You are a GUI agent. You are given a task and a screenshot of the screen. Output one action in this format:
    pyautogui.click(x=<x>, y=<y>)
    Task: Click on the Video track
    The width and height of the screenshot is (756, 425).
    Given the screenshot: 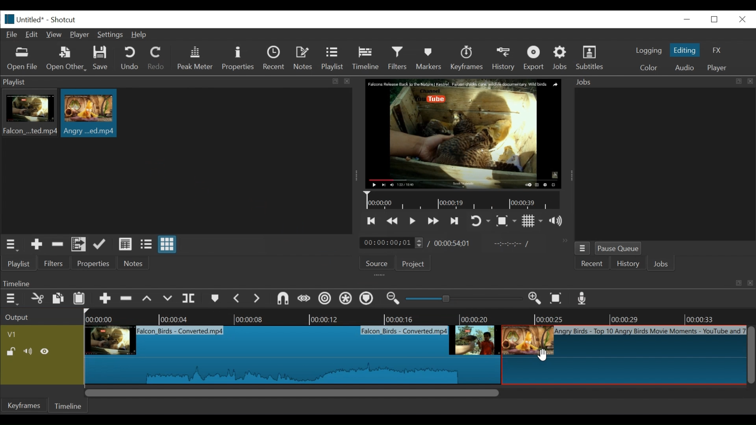 What is the action you would take?
    pyautogui.click(x=42, y=334)
    